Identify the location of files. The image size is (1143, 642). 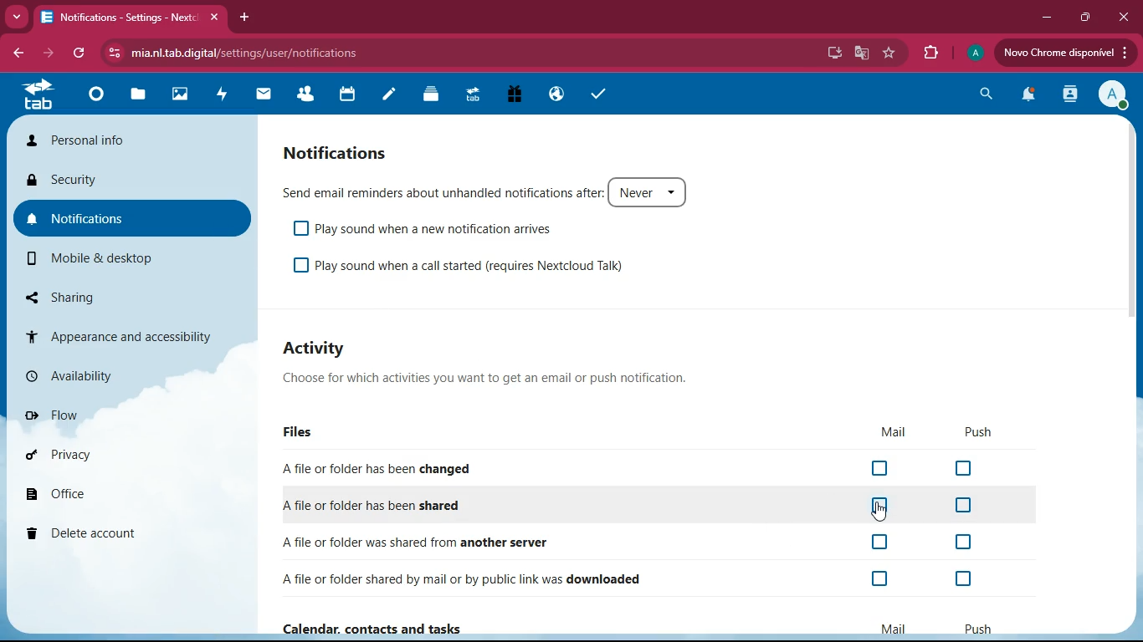
(138, 95).